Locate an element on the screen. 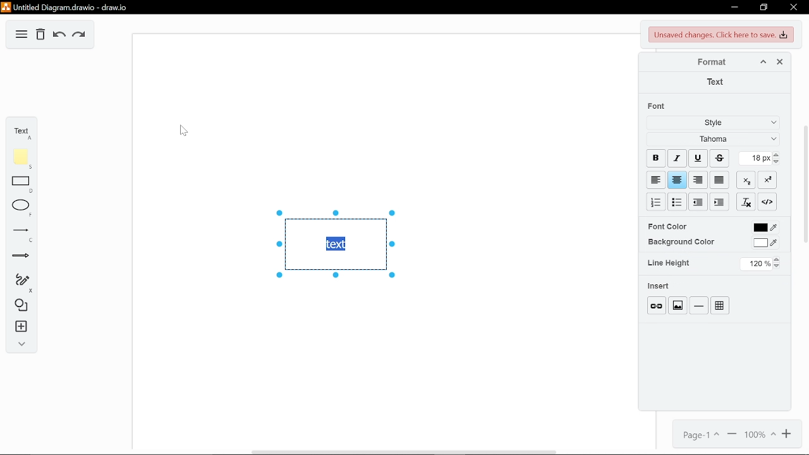  background color is located at coordinates (681, 242).